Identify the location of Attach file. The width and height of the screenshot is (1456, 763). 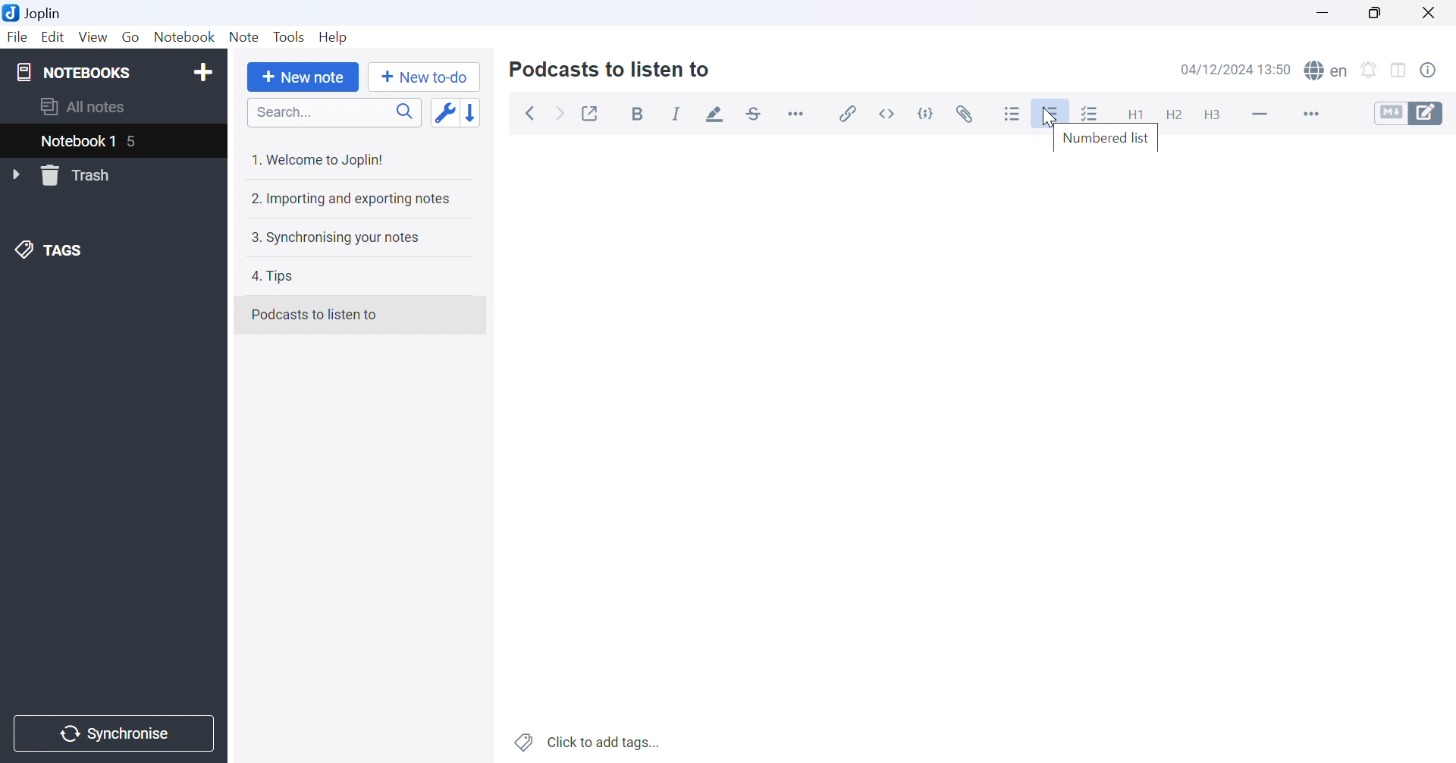
(967, 111).